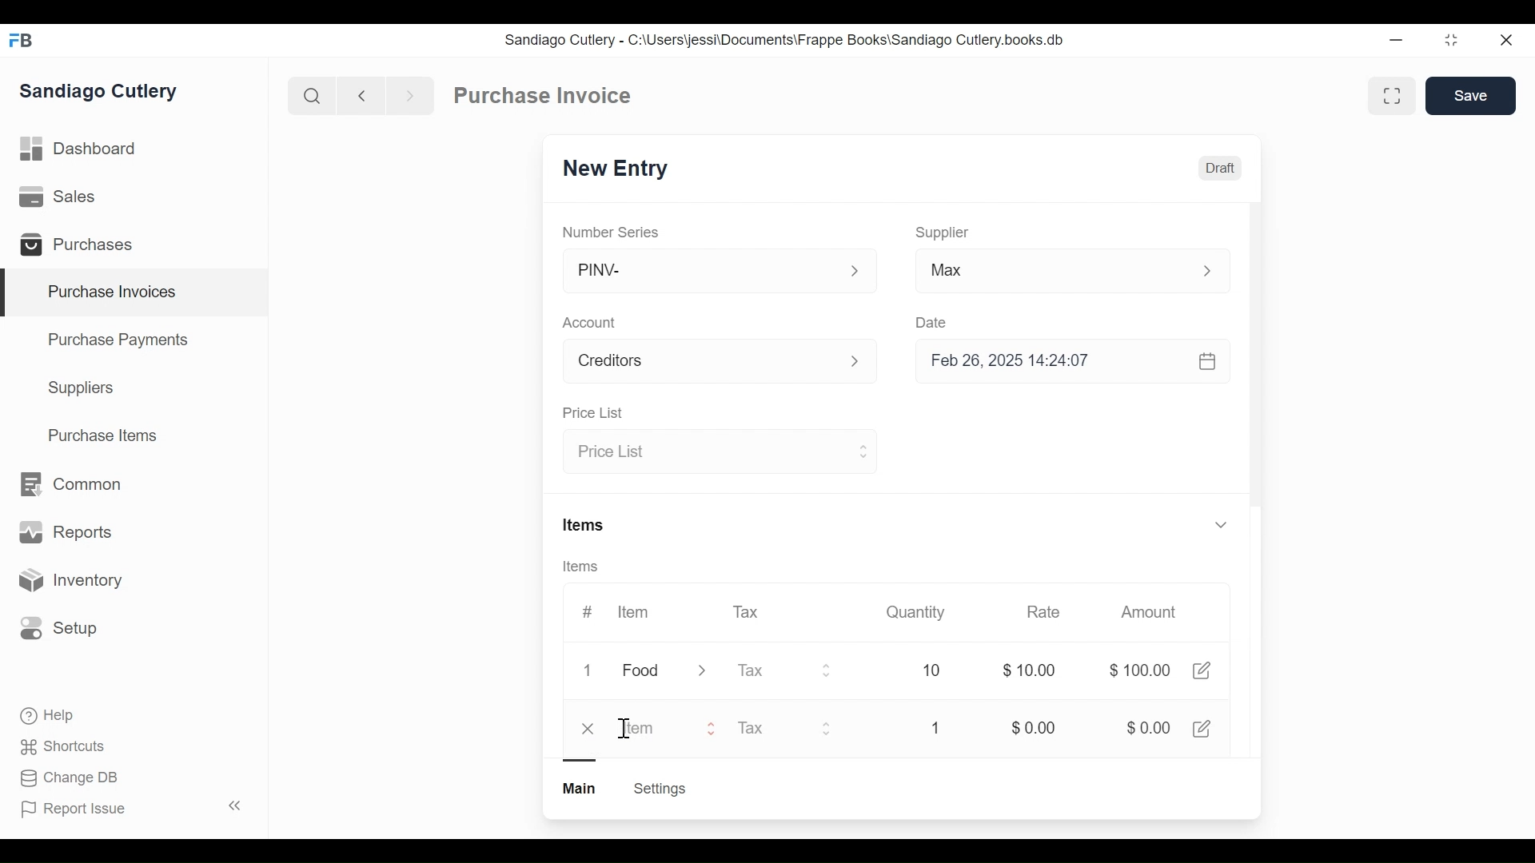 The image size is (1535, 863). Describe the element at coordinates (130, 808) in the screenshot. I see `Report Issue` at that location.